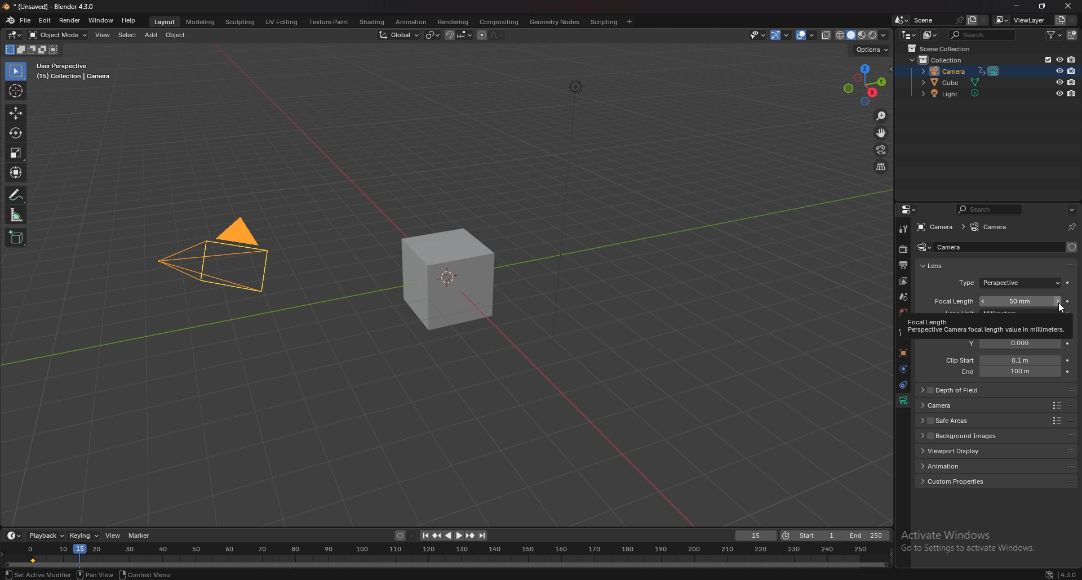  What do you see at coordinates (1067, 360) in the screenshot?
I see `animate property` at bounding box center [1067, 360].